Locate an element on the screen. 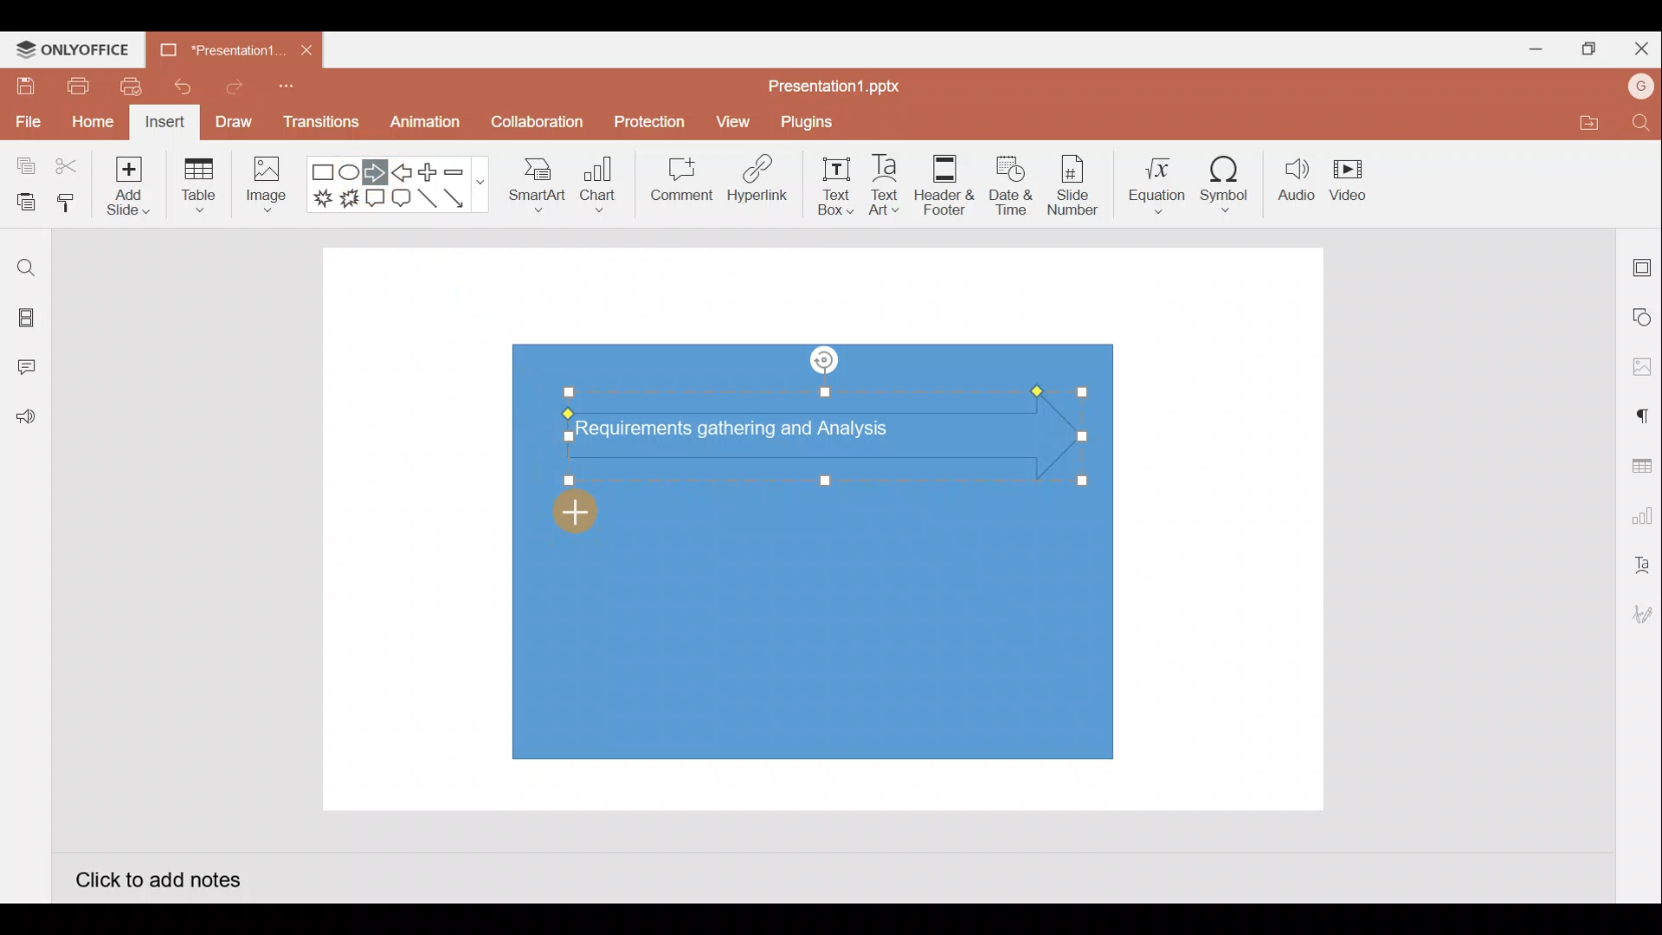  Protection is located at coordinates (645, 122).